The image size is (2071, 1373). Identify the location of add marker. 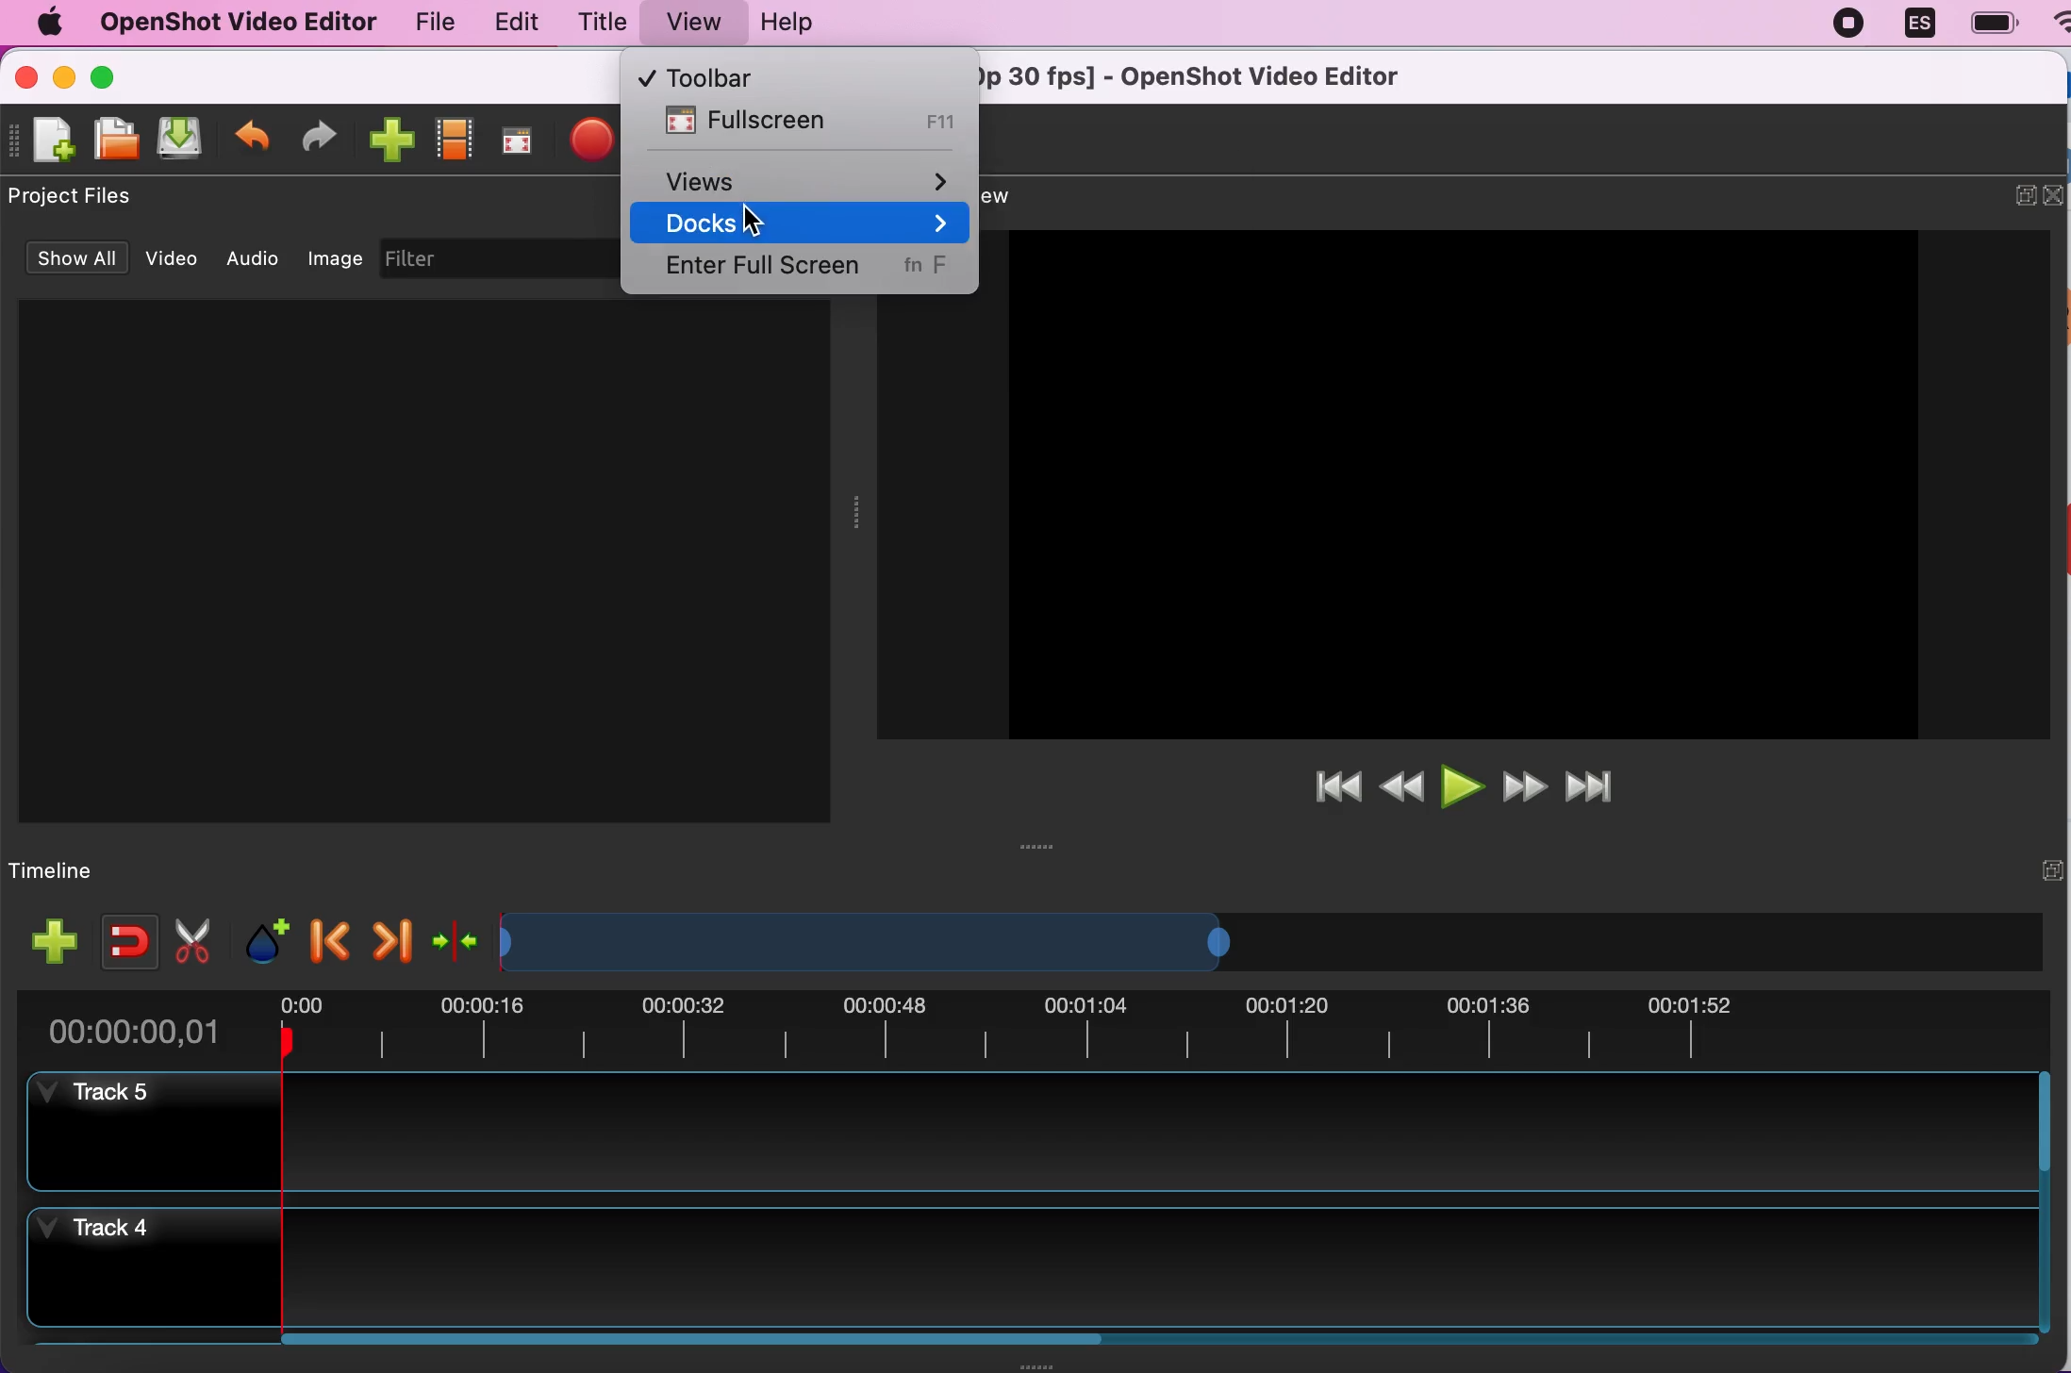
(263, 935).